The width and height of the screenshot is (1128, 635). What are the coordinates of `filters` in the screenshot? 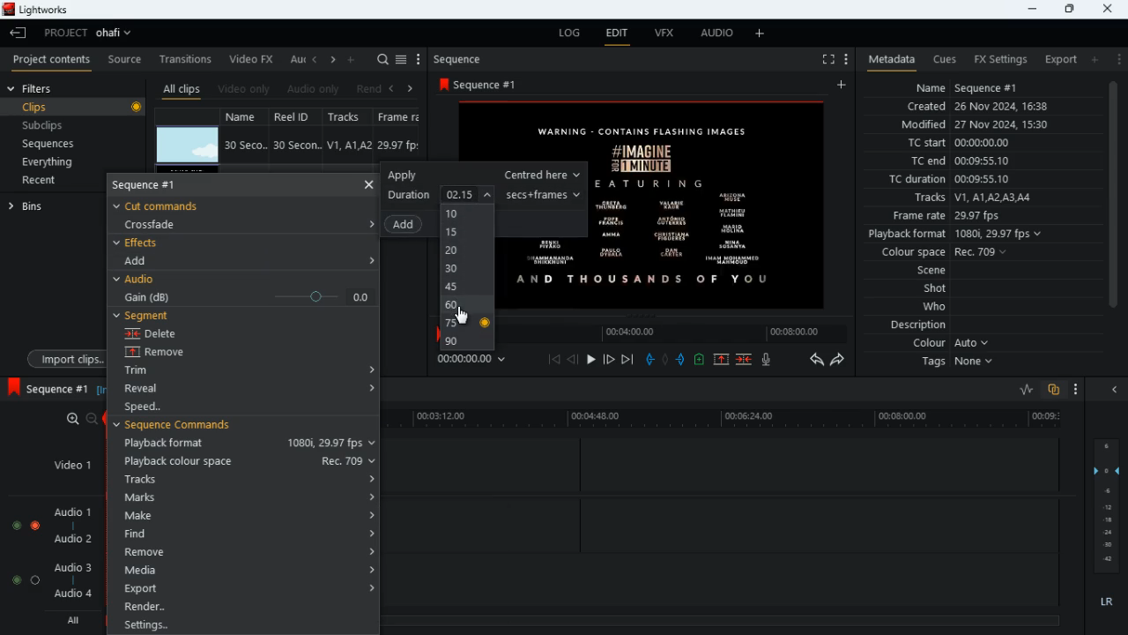 It's located at (33, 88).